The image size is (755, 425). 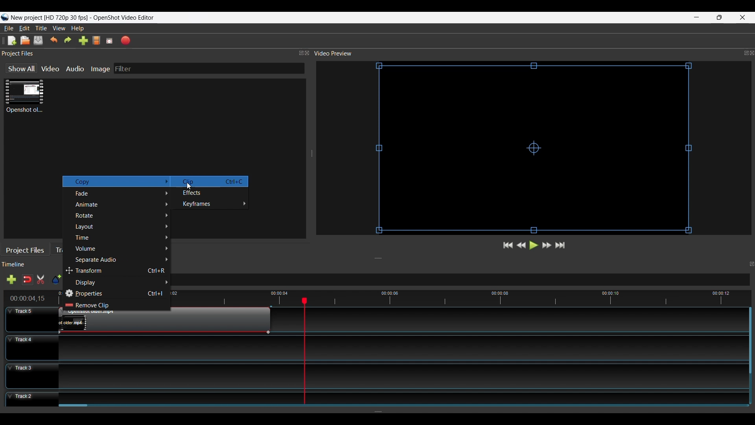 What do you see at coordinates (126, 40) in the screenshot?
I see `Export Video` at bounding box center [126, 40].